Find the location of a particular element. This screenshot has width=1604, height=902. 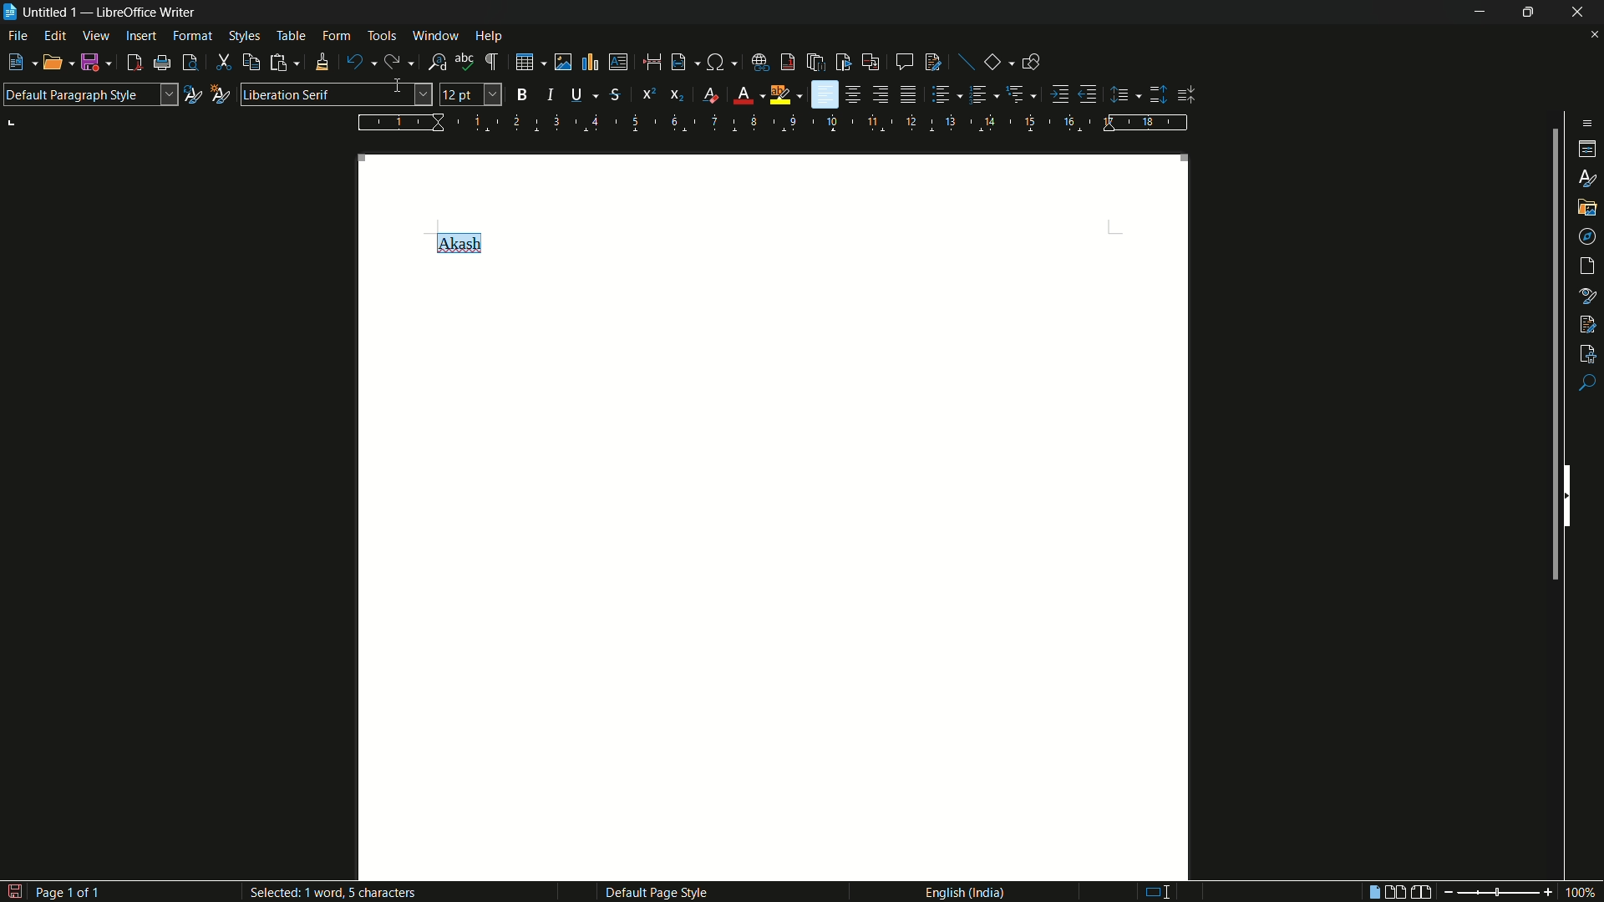

width measure scale is located at coordinates (774, 123).